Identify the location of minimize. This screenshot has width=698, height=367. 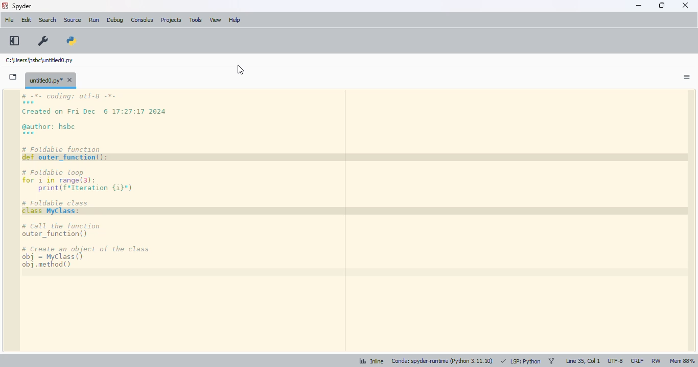
(639, 6).